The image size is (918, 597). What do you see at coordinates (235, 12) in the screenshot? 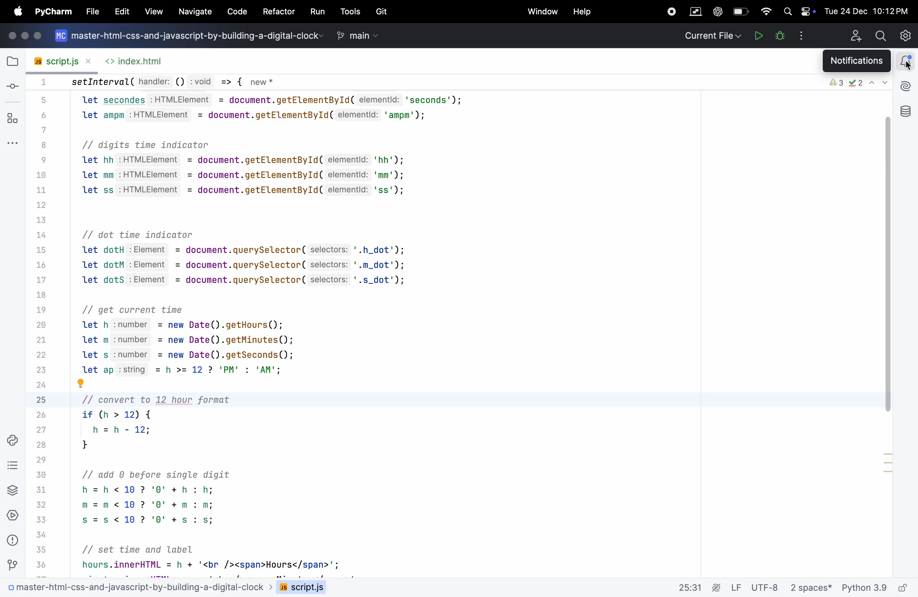
I see `code` at bounding box center [235, 12].